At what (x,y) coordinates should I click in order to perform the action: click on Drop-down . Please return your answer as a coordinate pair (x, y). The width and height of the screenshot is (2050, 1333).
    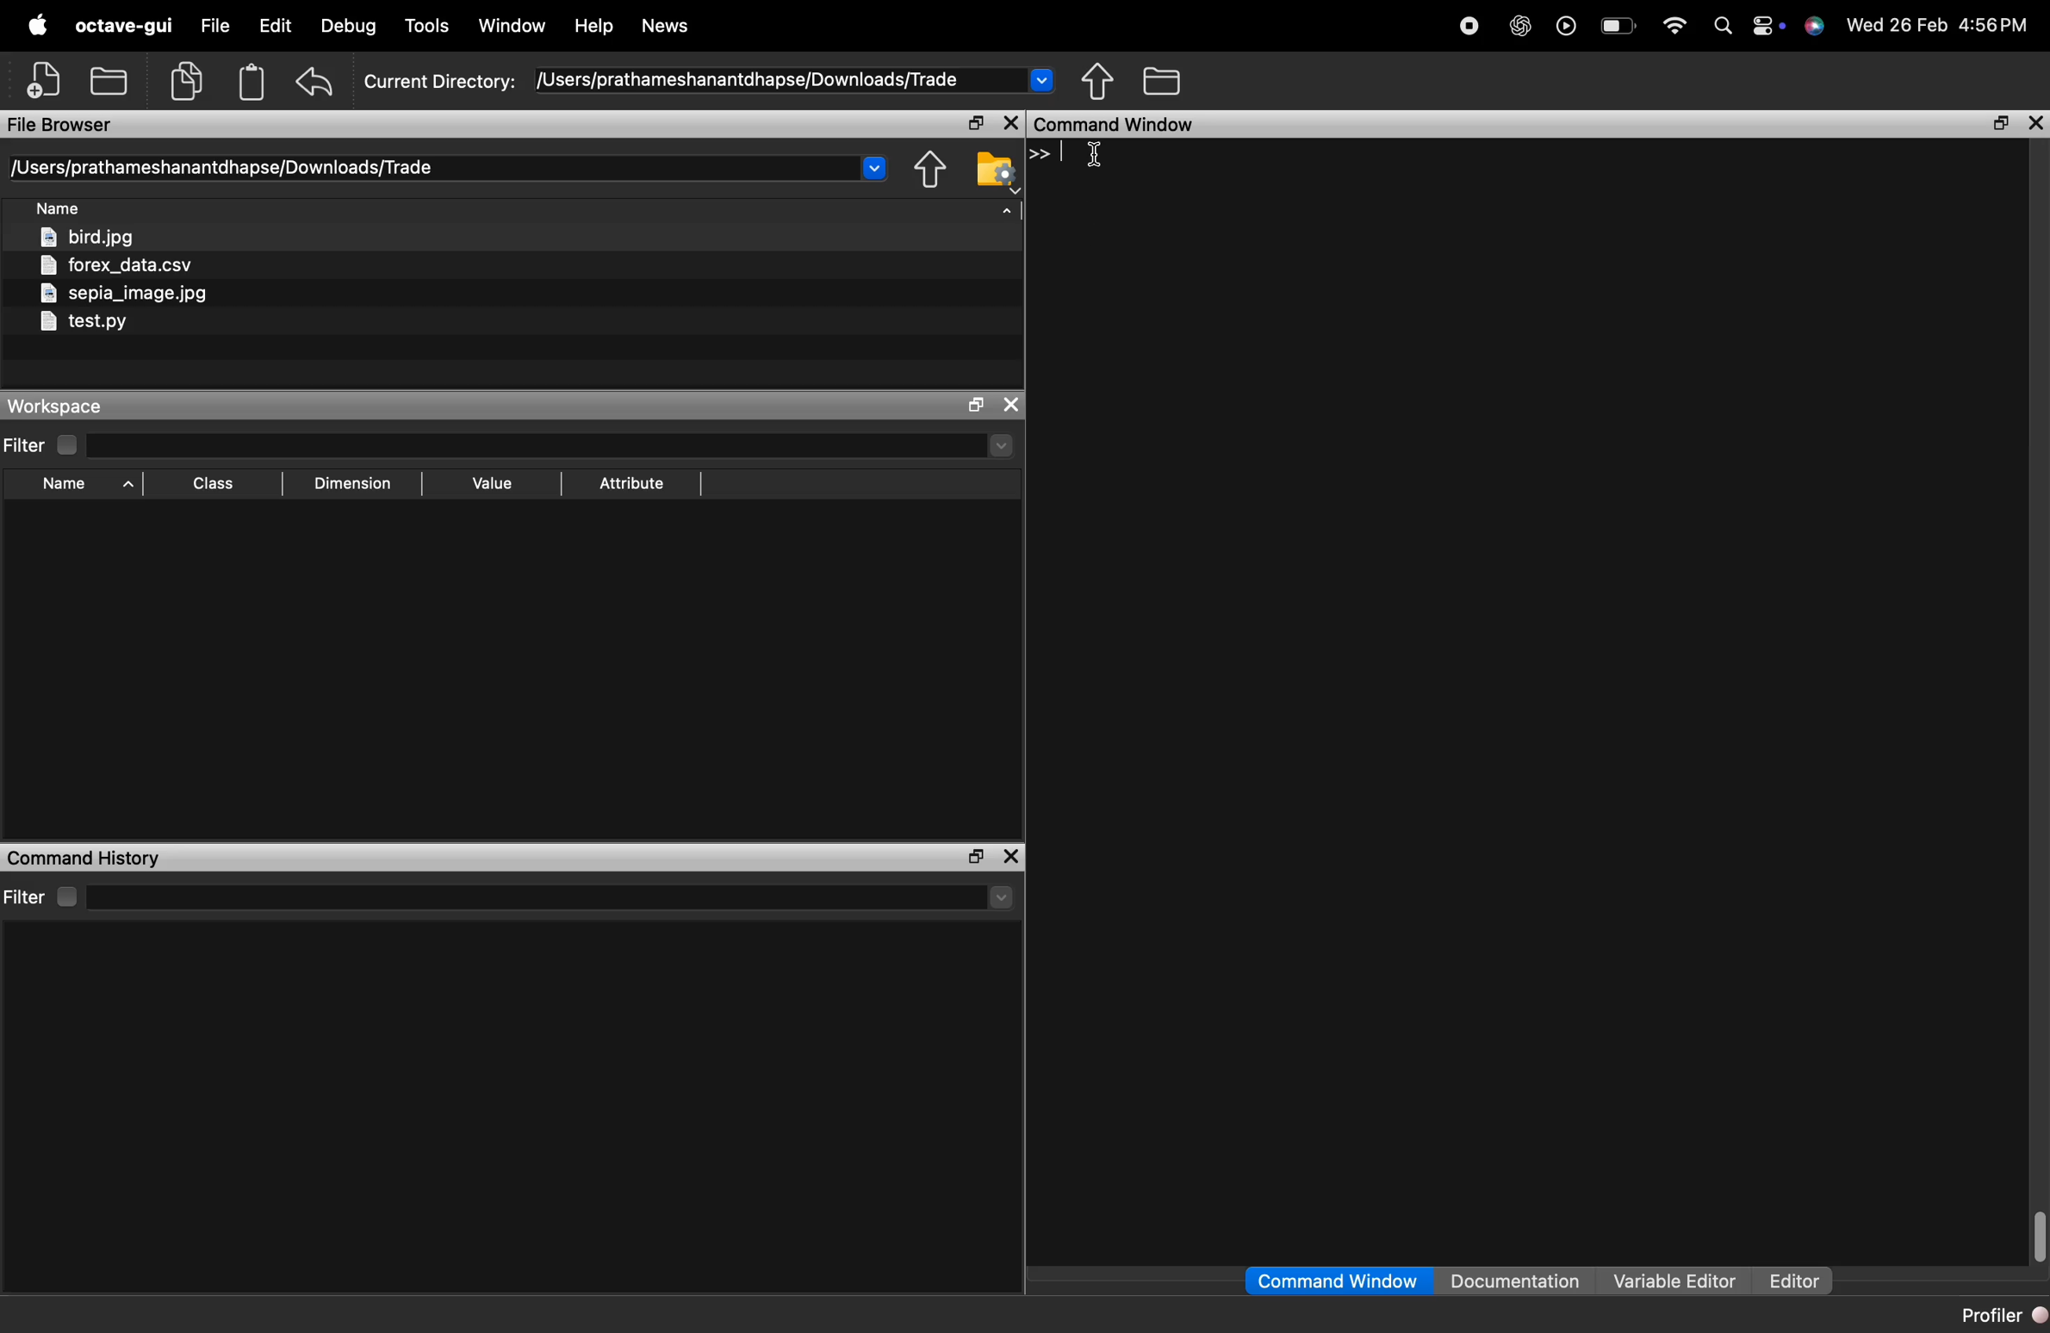
    Looking at the image, I should click on (1043, 78).